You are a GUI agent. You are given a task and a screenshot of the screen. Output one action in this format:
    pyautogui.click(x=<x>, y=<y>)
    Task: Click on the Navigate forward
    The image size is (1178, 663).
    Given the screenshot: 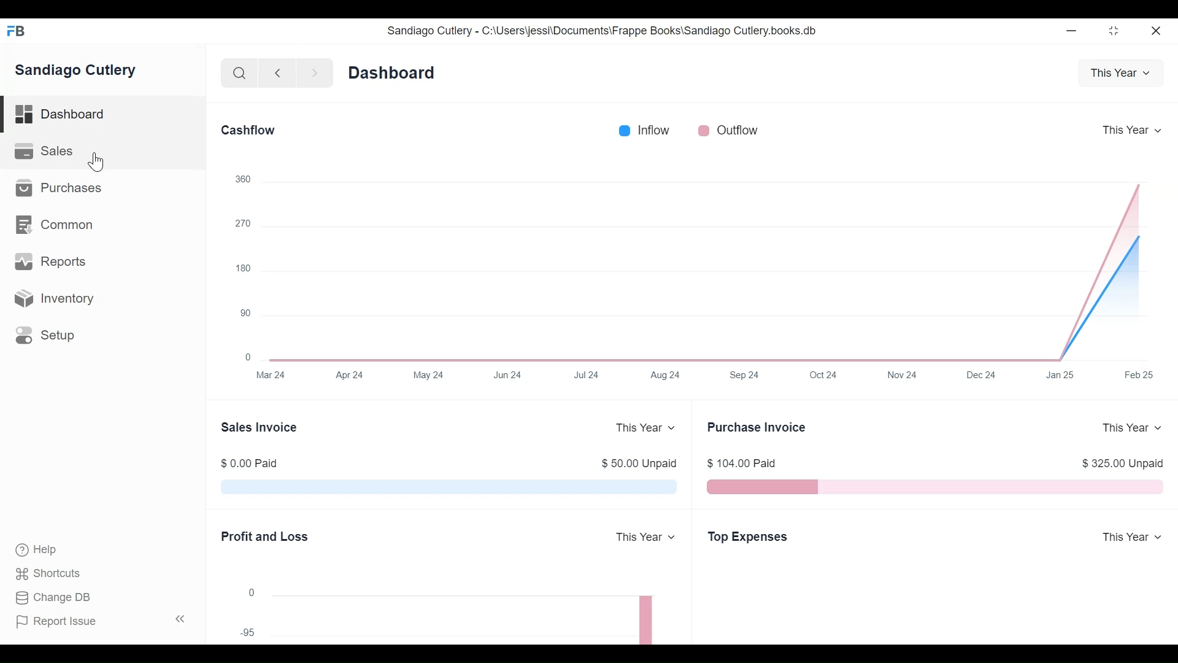 What is the action you would take?
    pyautogui.click(x=315, y=72)
    